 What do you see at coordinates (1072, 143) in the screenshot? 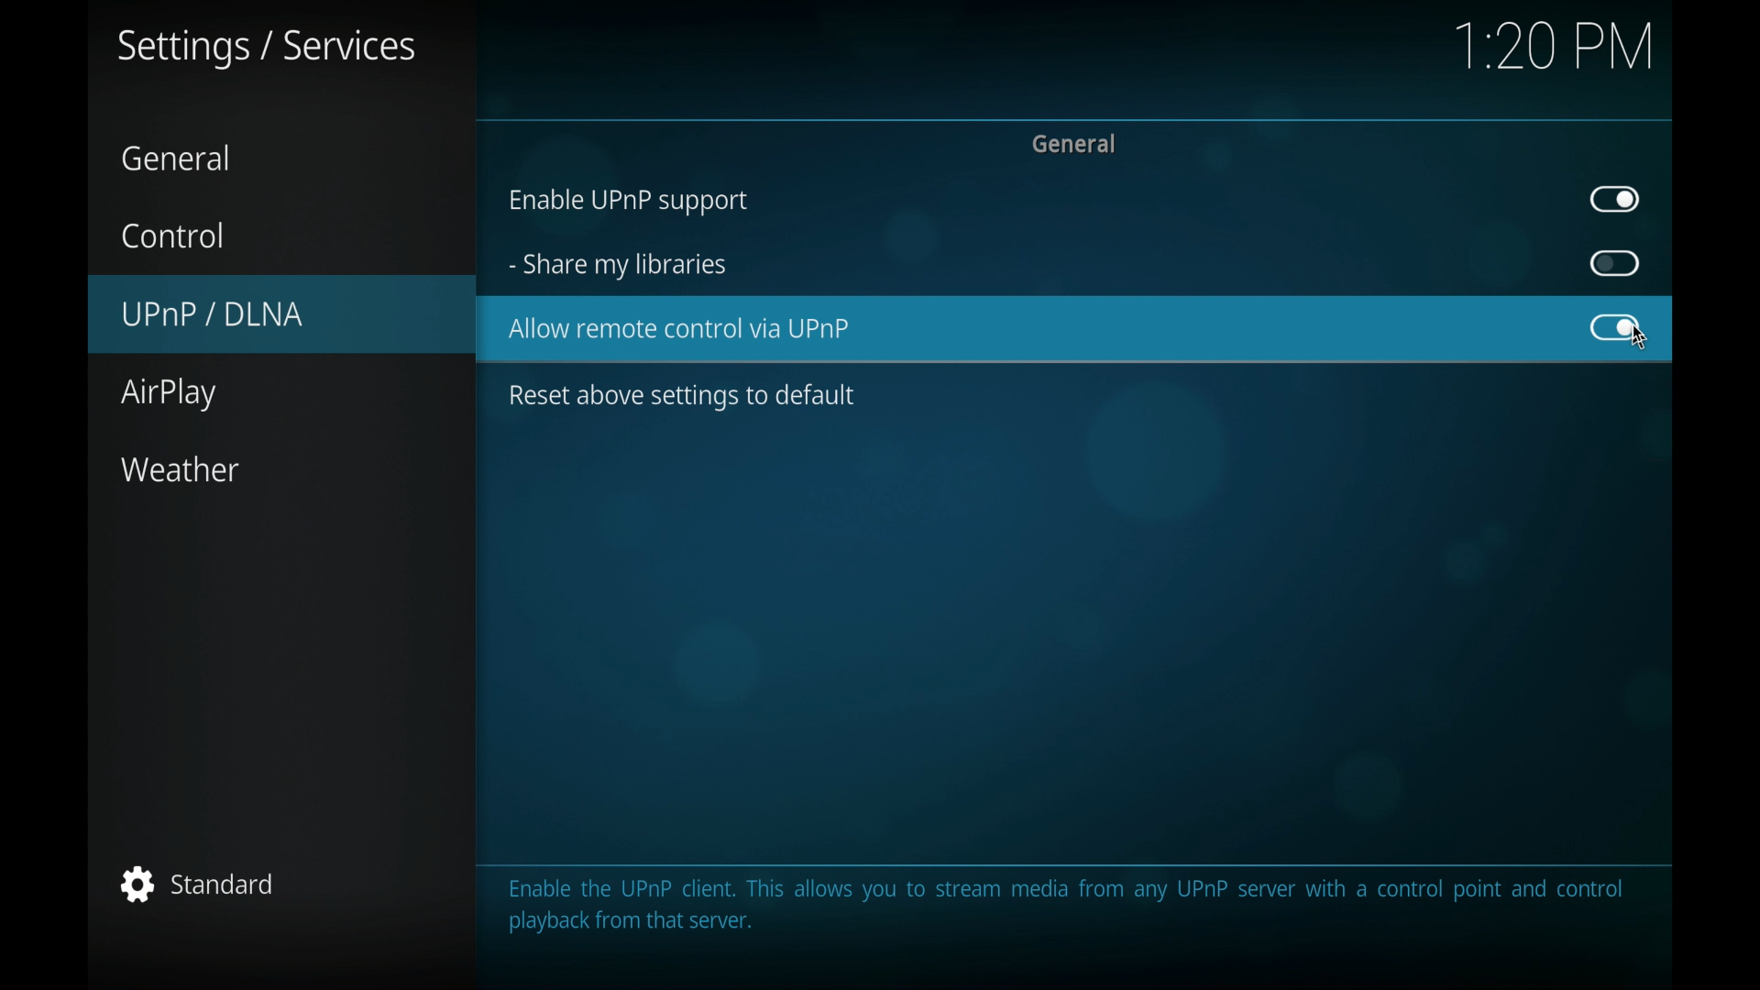
I see `general` at bounding box center [1072, 143].